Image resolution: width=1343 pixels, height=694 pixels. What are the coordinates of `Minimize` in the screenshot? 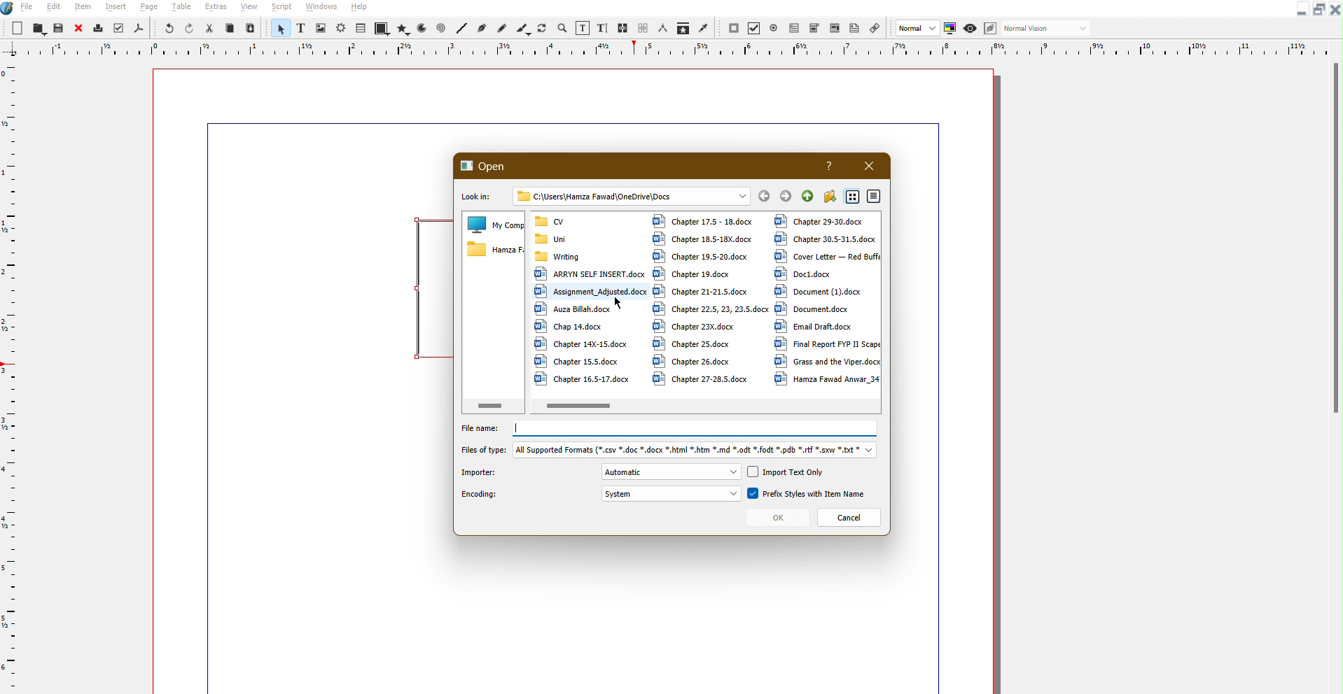 It's located at (1300, 9).